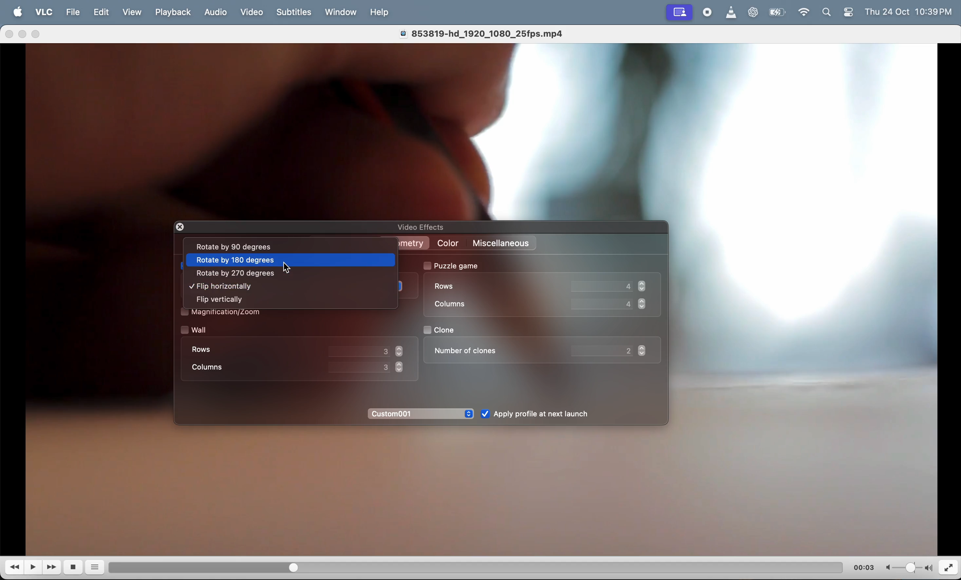  What do you see at coordinates (449, 244) in the screenshot?
I see `color` at bounding box center [449, 244].